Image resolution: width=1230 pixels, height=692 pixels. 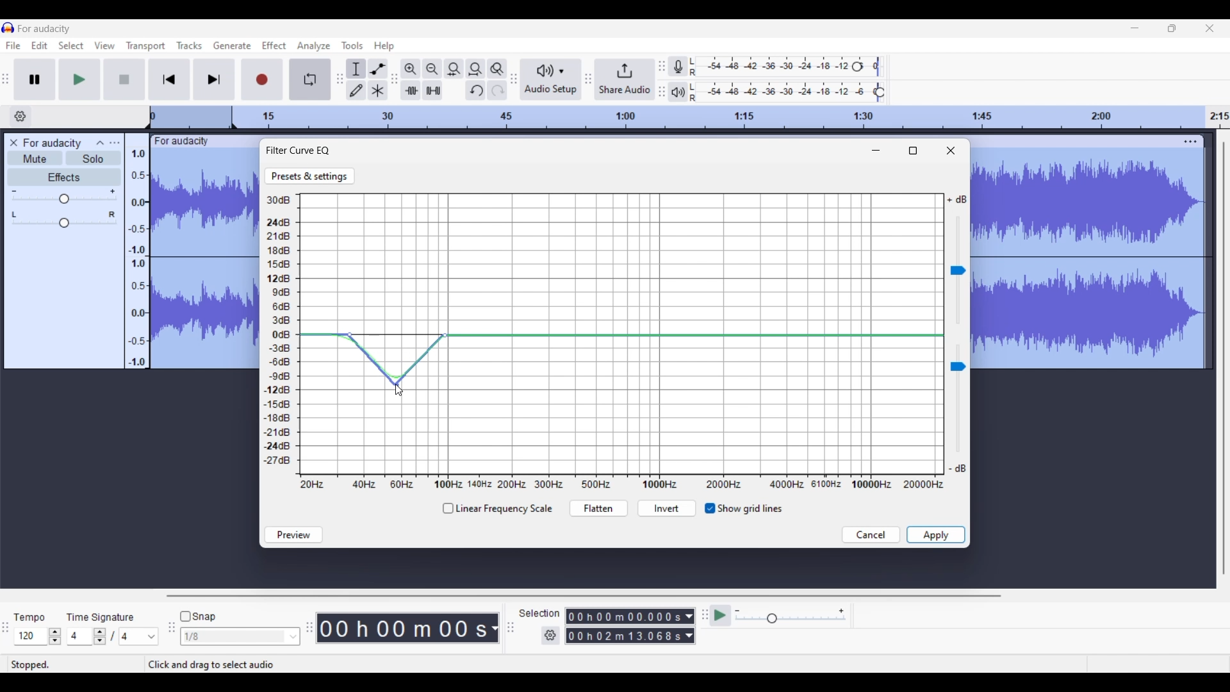 What do you see at coordinates (956, 200) in the screenshot?
I see `Indicates max. volume` at bounding box center [956, 200].